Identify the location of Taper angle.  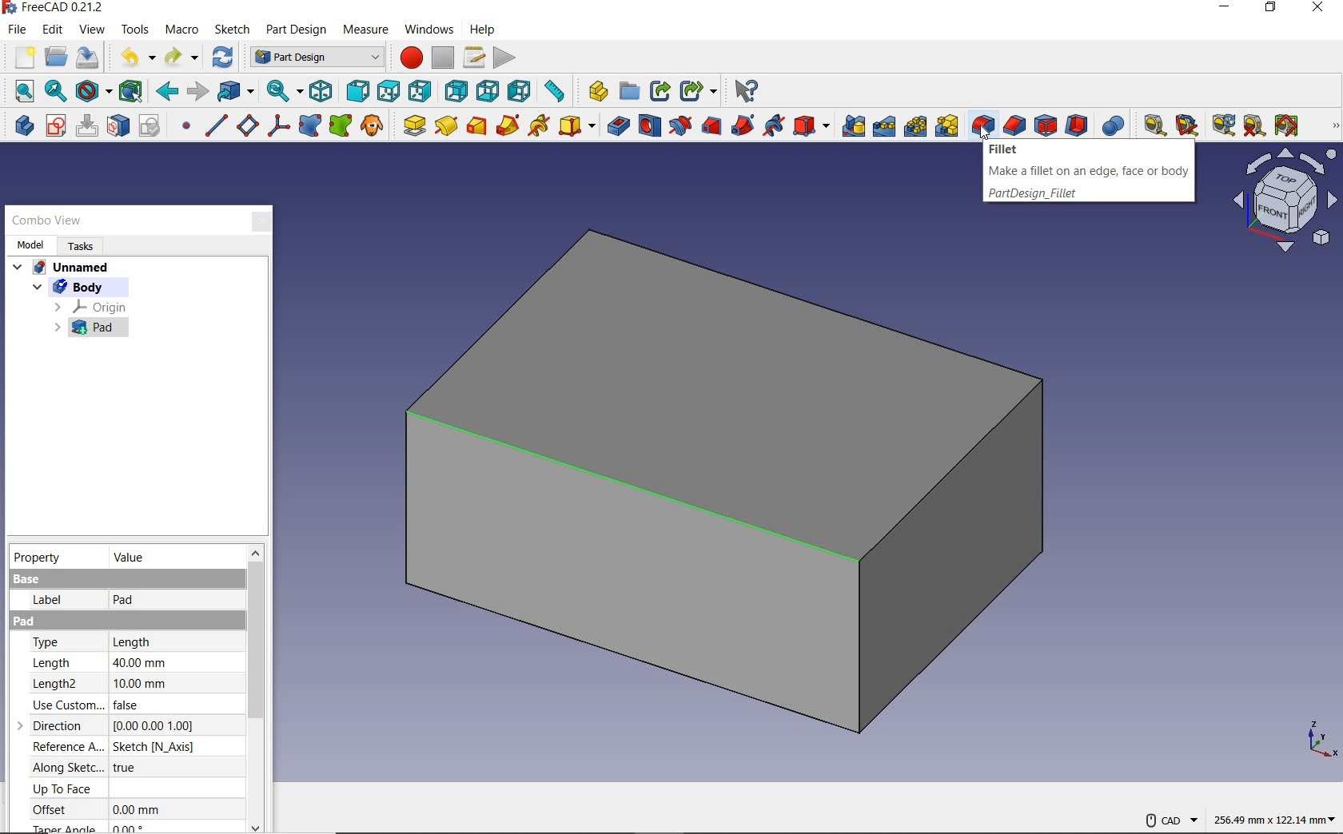
(68, 827).